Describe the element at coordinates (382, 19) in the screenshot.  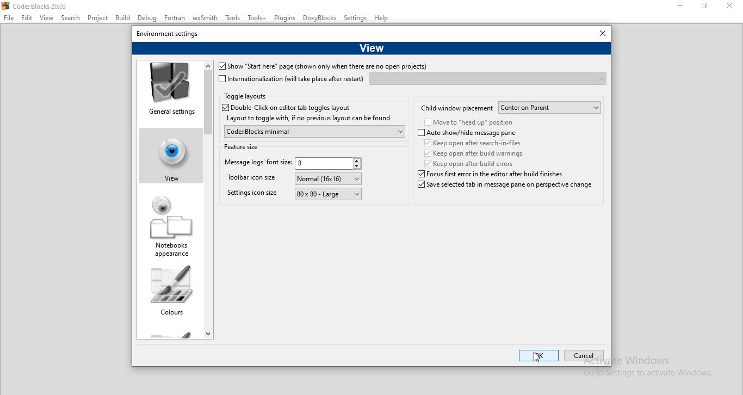
I see `Help` at that location.